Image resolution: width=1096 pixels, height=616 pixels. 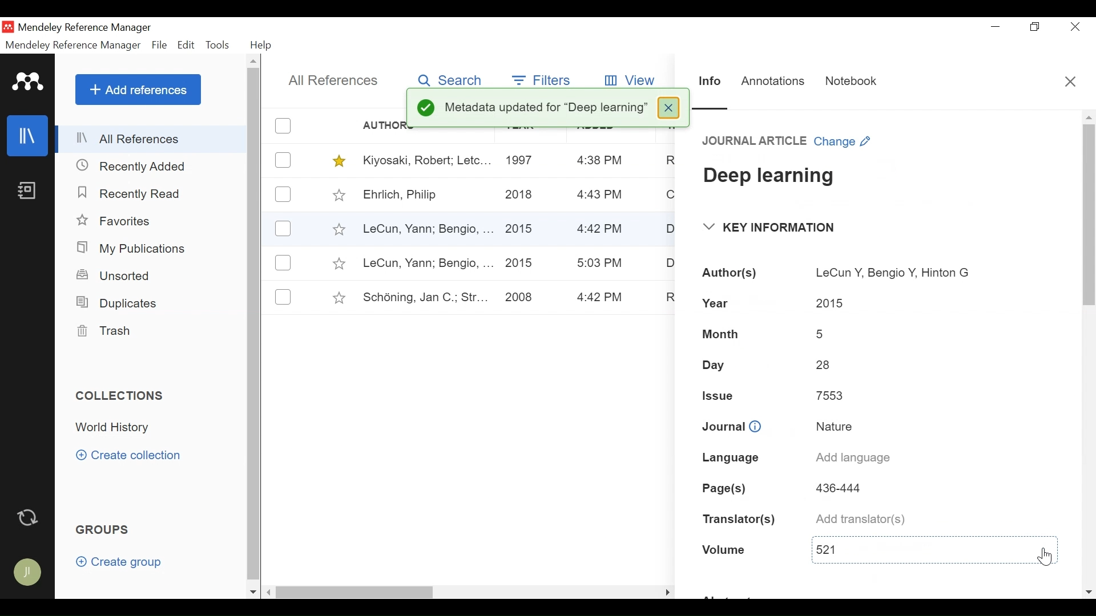 I want to click on (un)select, so click(x=283, y=297).